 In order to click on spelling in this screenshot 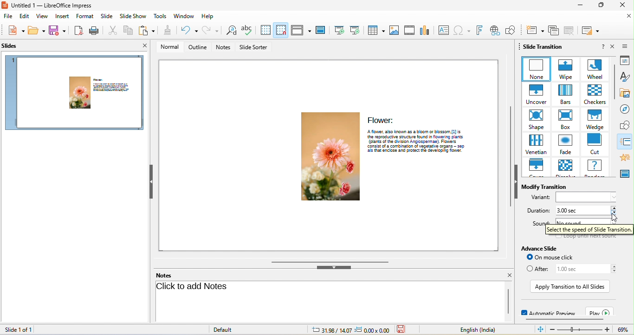, I will do `click(247, 31)`.